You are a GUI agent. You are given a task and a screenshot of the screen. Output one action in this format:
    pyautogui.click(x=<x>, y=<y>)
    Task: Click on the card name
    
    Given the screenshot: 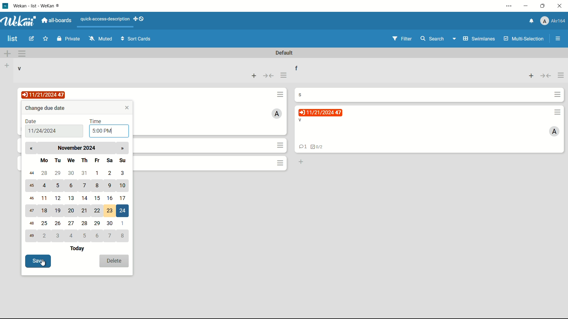 What is the action you would take?
    pyautogui.click(x=303, y=94)
    